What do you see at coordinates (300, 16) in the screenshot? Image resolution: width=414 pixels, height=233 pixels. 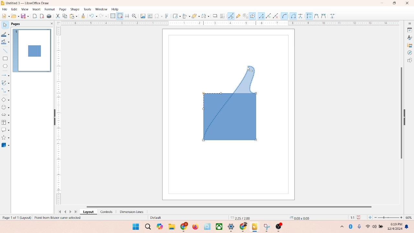 I see `Dimension line tool` at bounding box center [300, 16].